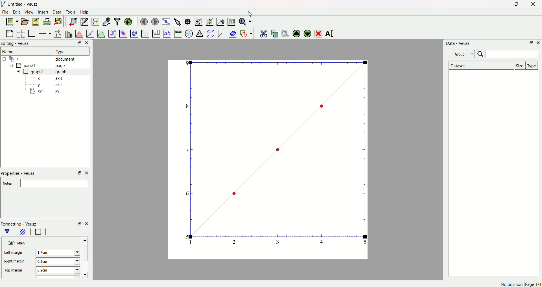 The height and width of the screenshot is (287, 542). I want to click on right margin, so click(15, 262).